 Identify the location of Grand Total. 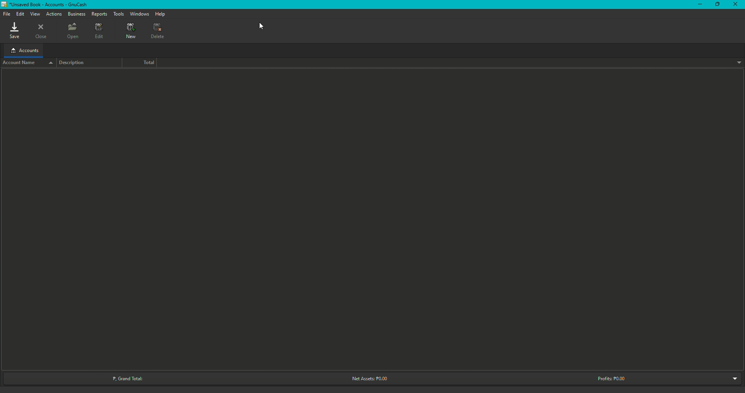
(125, 379).